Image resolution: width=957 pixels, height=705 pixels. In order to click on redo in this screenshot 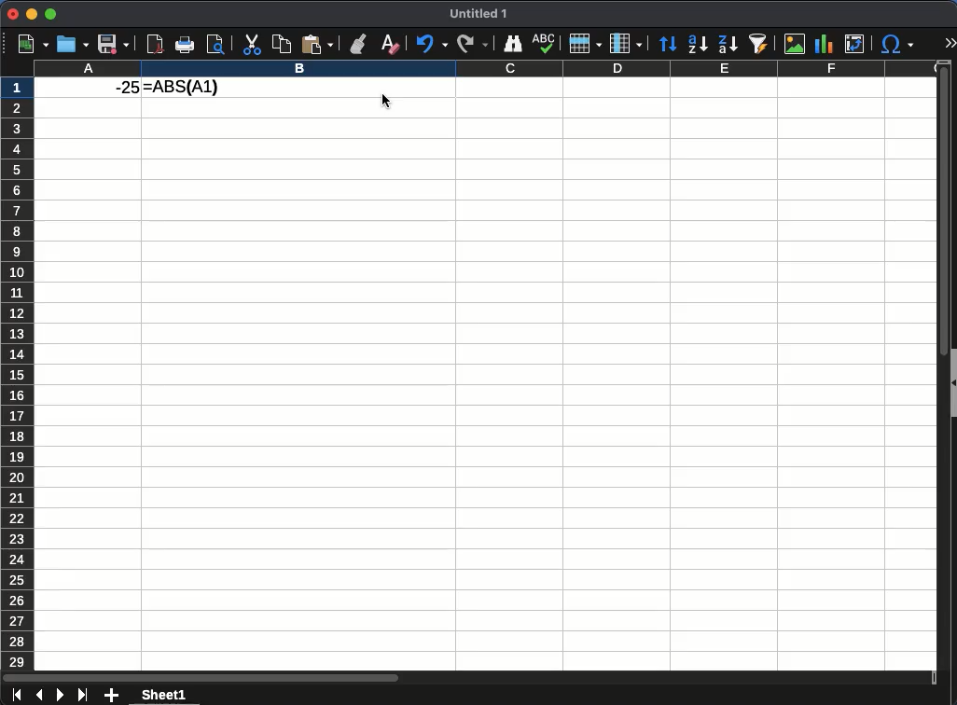, I will do `click(471, 45)`.